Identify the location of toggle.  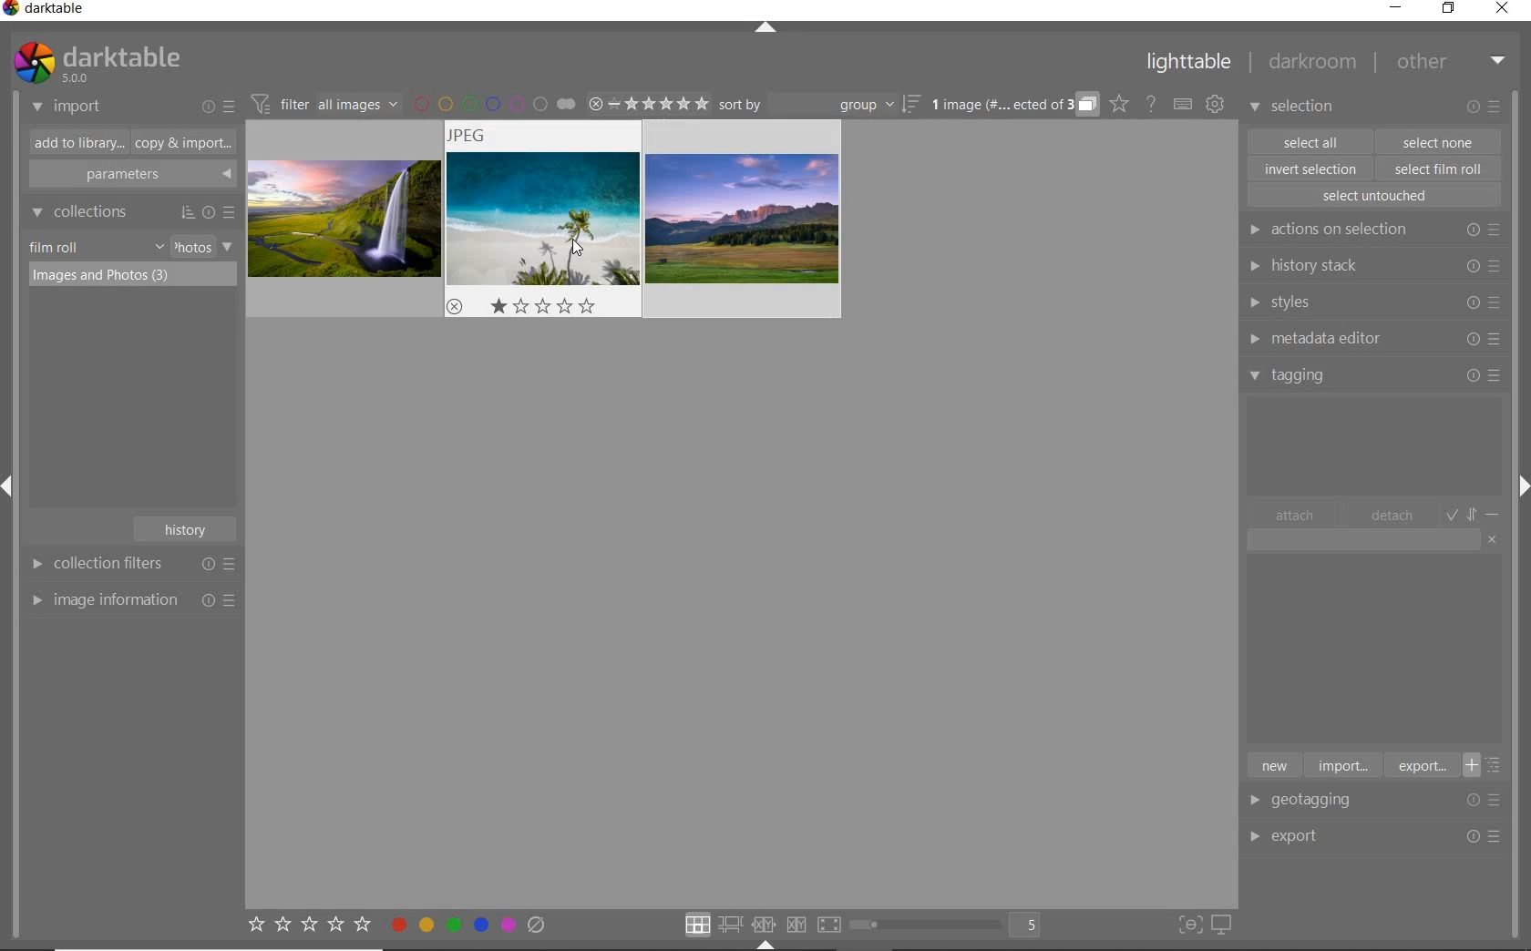
(1474, 513).